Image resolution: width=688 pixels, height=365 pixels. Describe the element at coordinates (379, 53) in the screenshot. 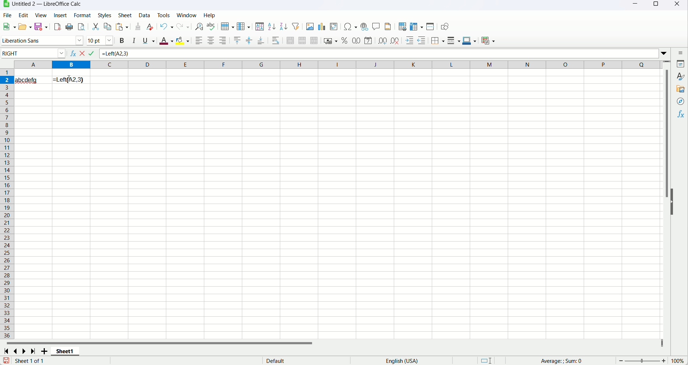

I see `=Left(A2,3)` at that location.